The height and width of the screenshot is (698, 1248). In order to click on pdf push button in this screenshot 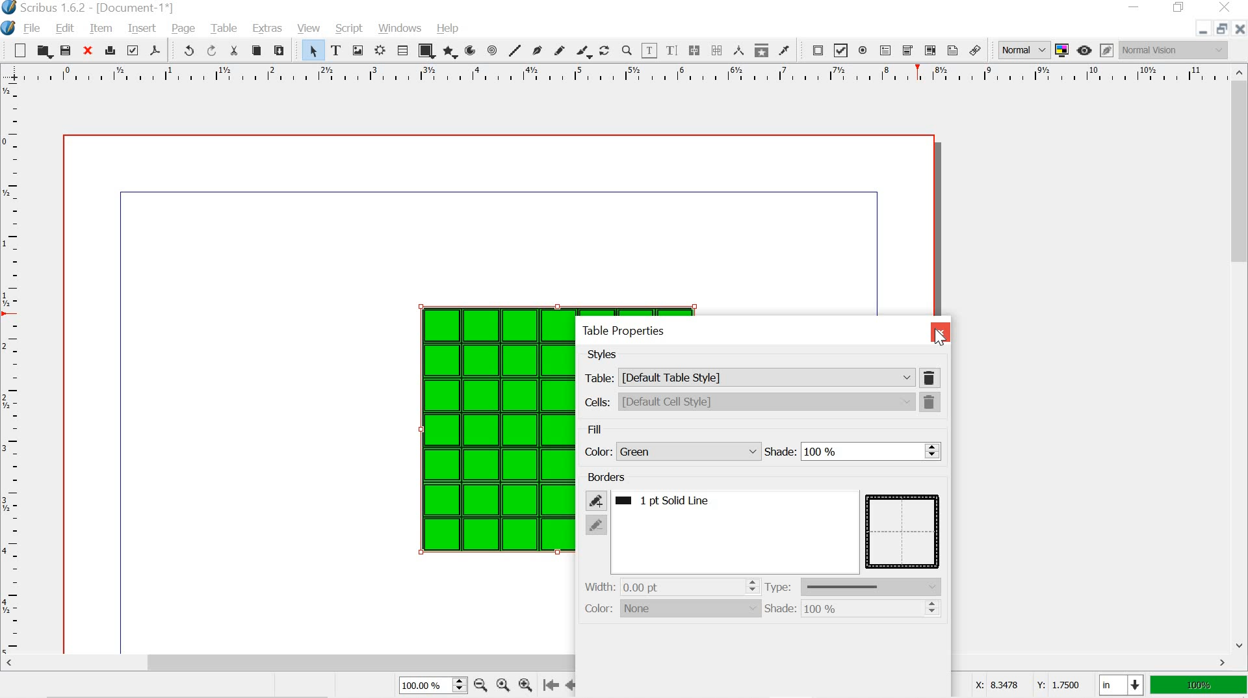, I will do `click(814, 49)`.